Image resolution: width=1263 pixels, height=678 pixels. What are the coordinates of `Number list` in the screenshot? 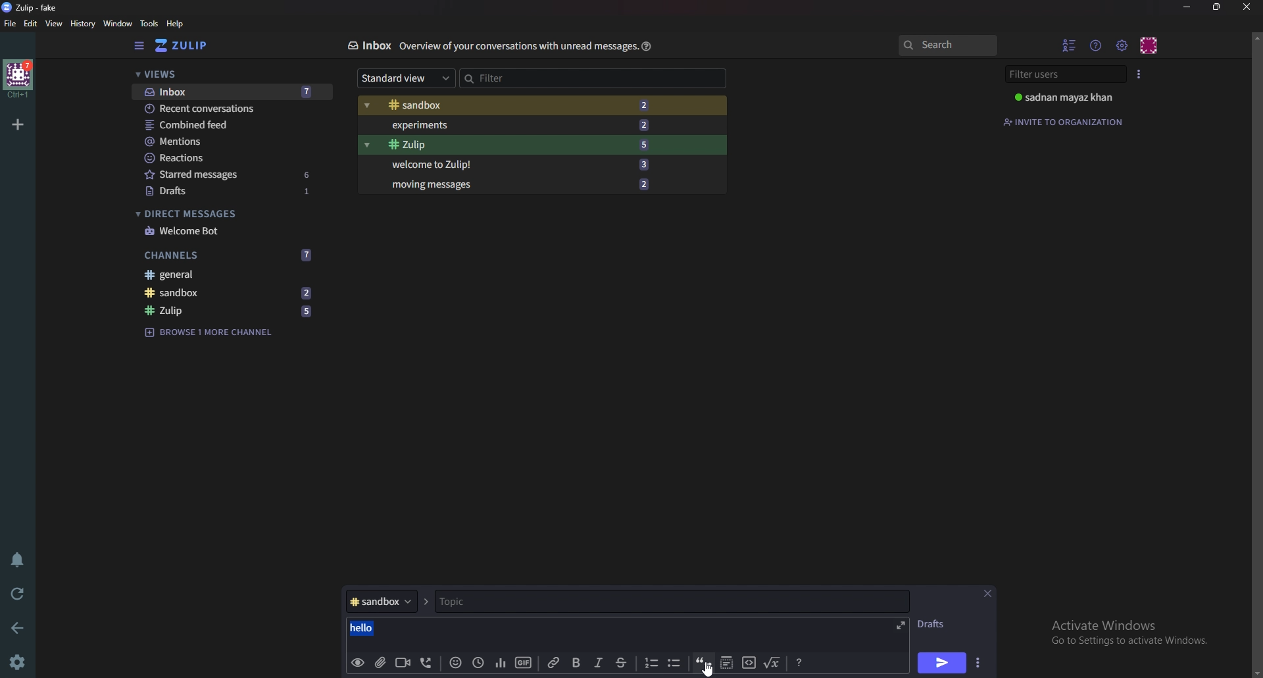 It's located at (651, 662).